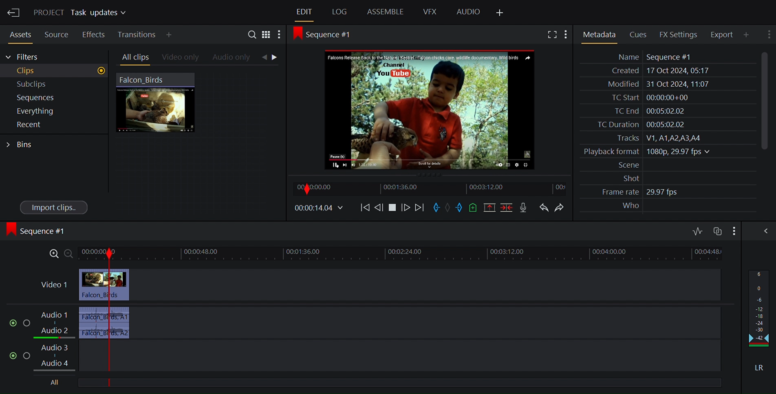 This screenshot has width=776, height=394. I want to click on Toggle audio editing levels, so click(697, 230).